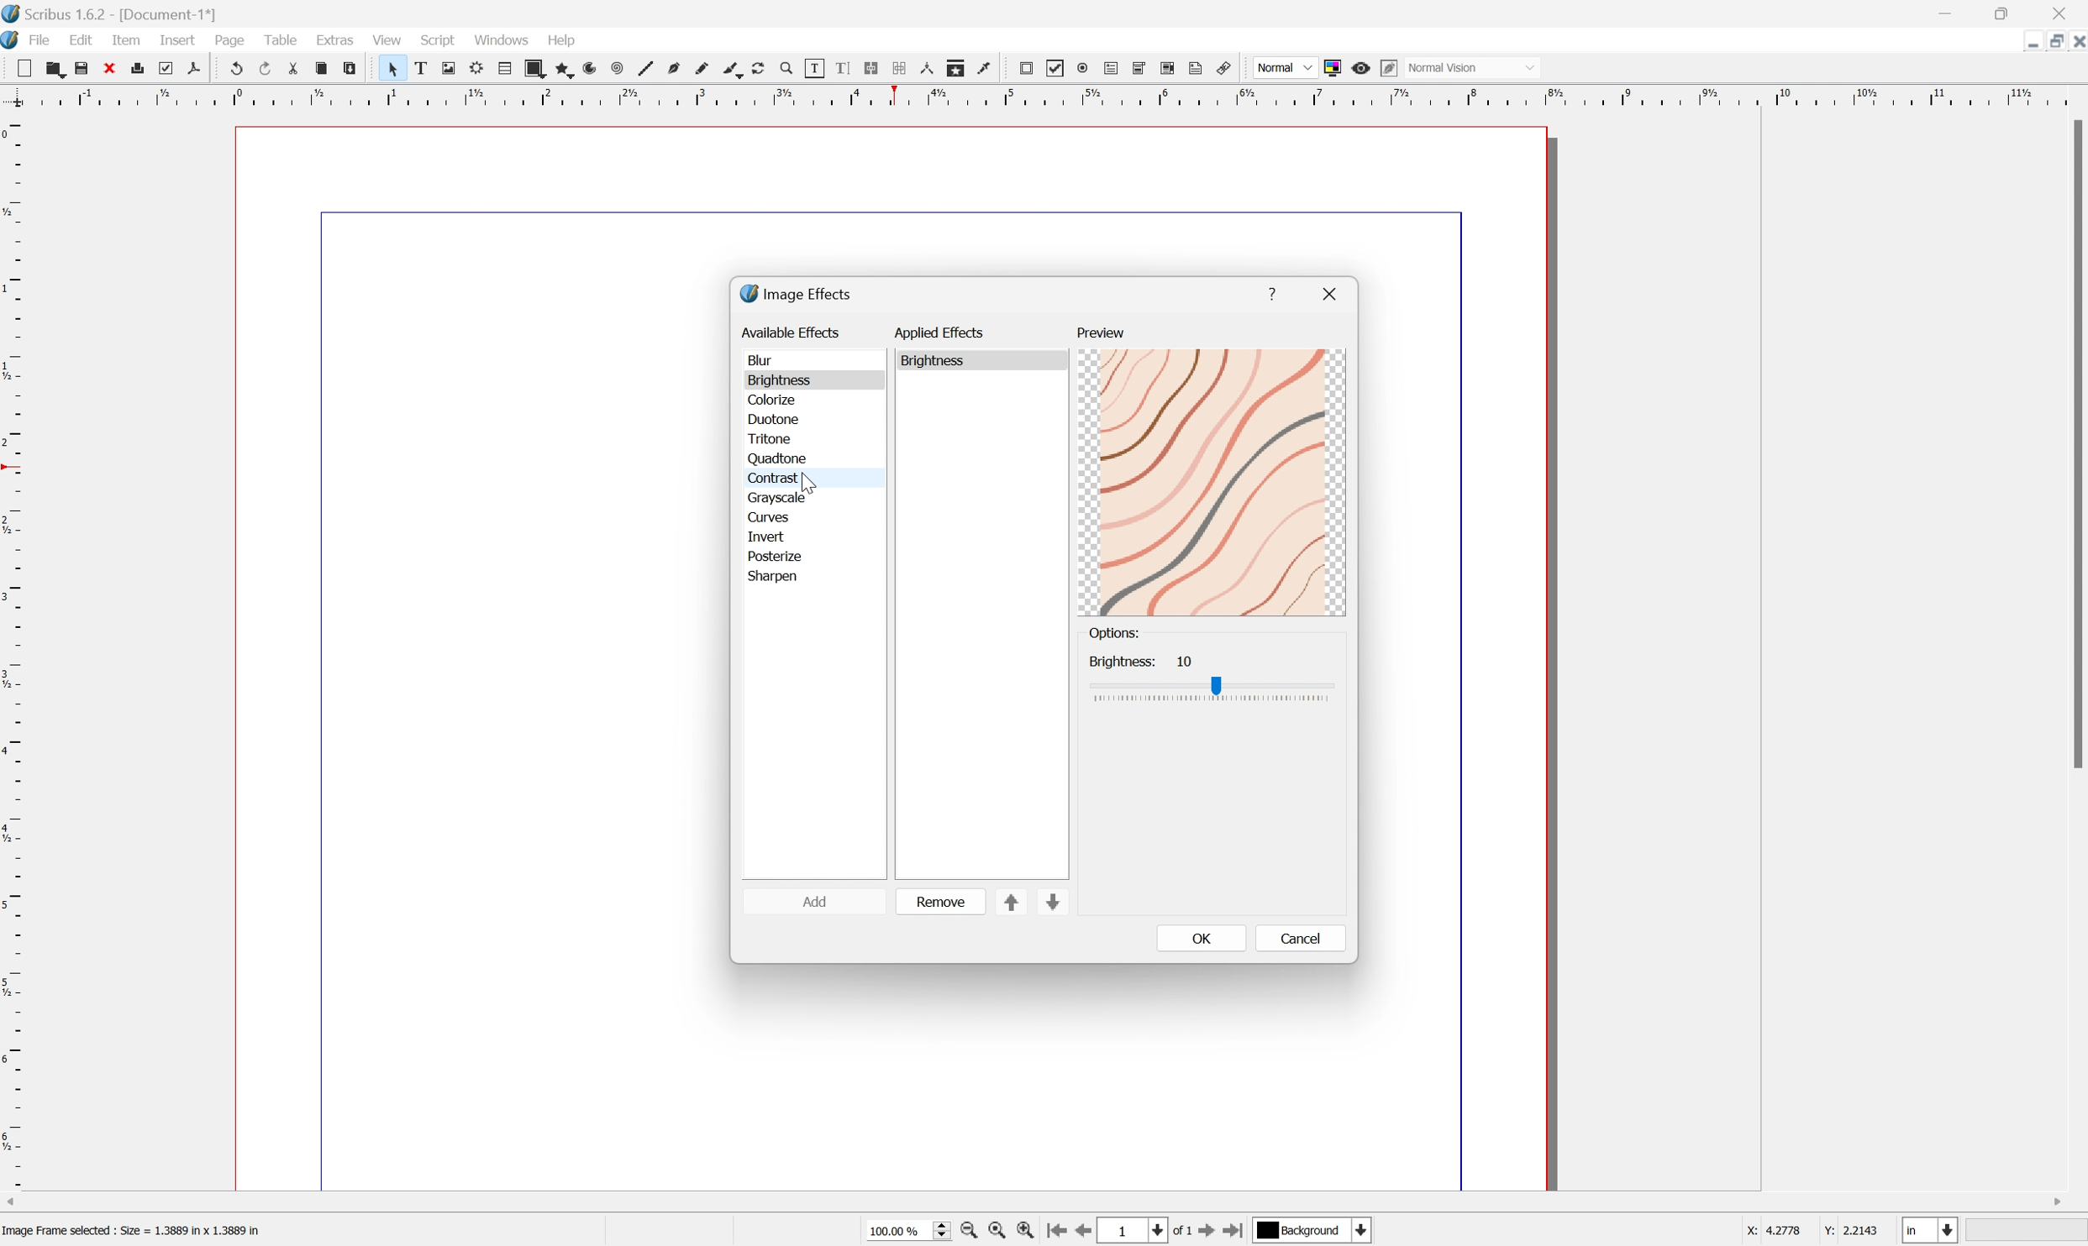 This screenshot has height=1246, width=2088. What do you see at coordinates (390, 68) in the screenshot?
I see `Select item` at bounding box center [390, 68].